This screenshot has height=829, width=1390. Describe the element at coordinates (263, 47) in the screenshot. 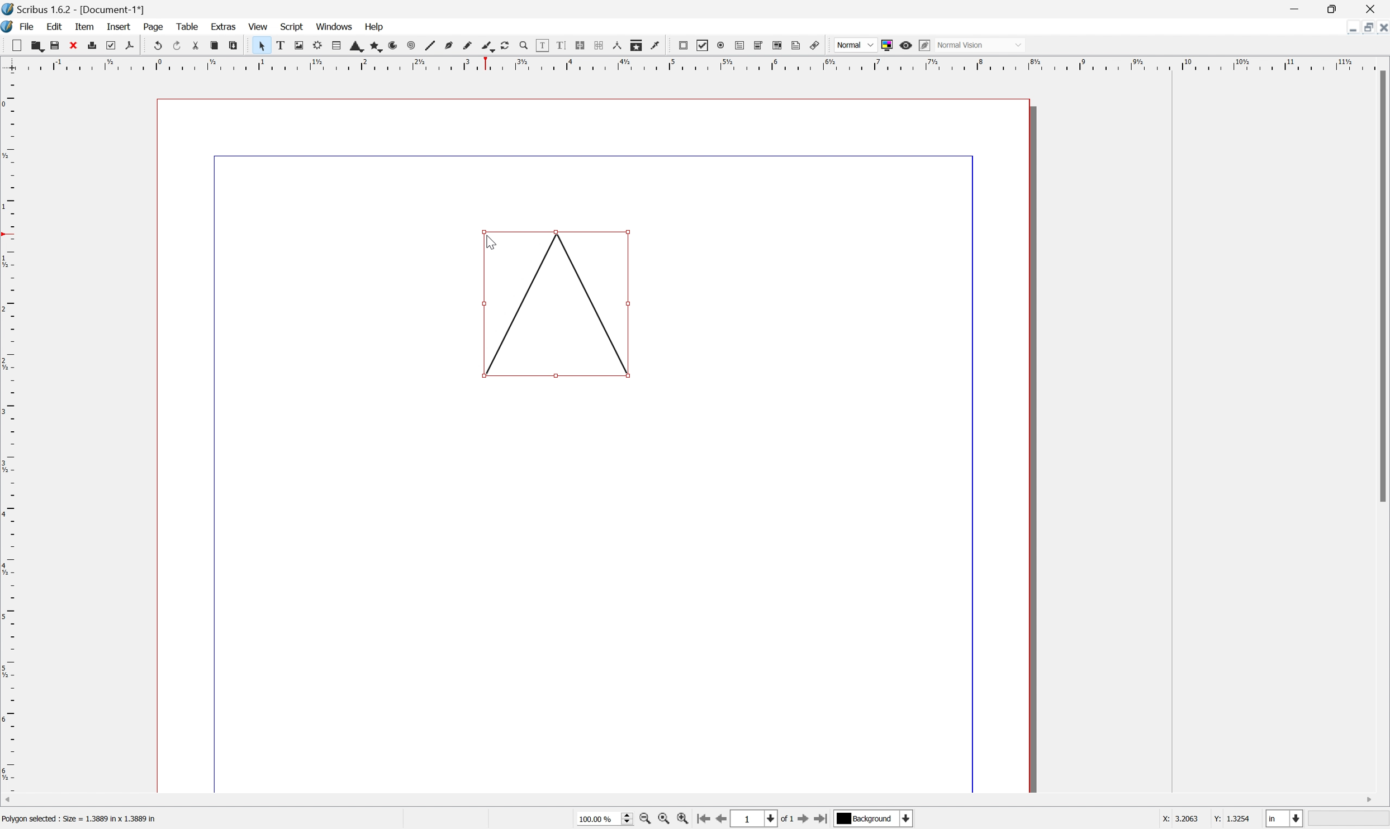

I see `Select frame` at that location.